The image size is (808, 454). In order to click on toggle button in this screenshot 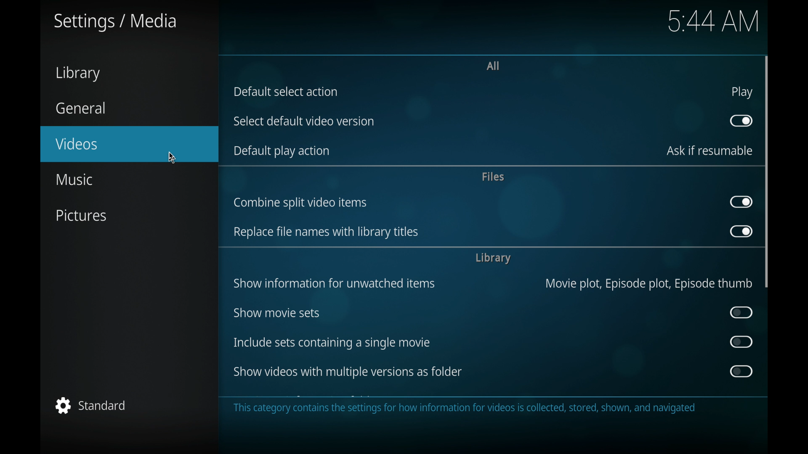, I will do `click(741, 202)`.